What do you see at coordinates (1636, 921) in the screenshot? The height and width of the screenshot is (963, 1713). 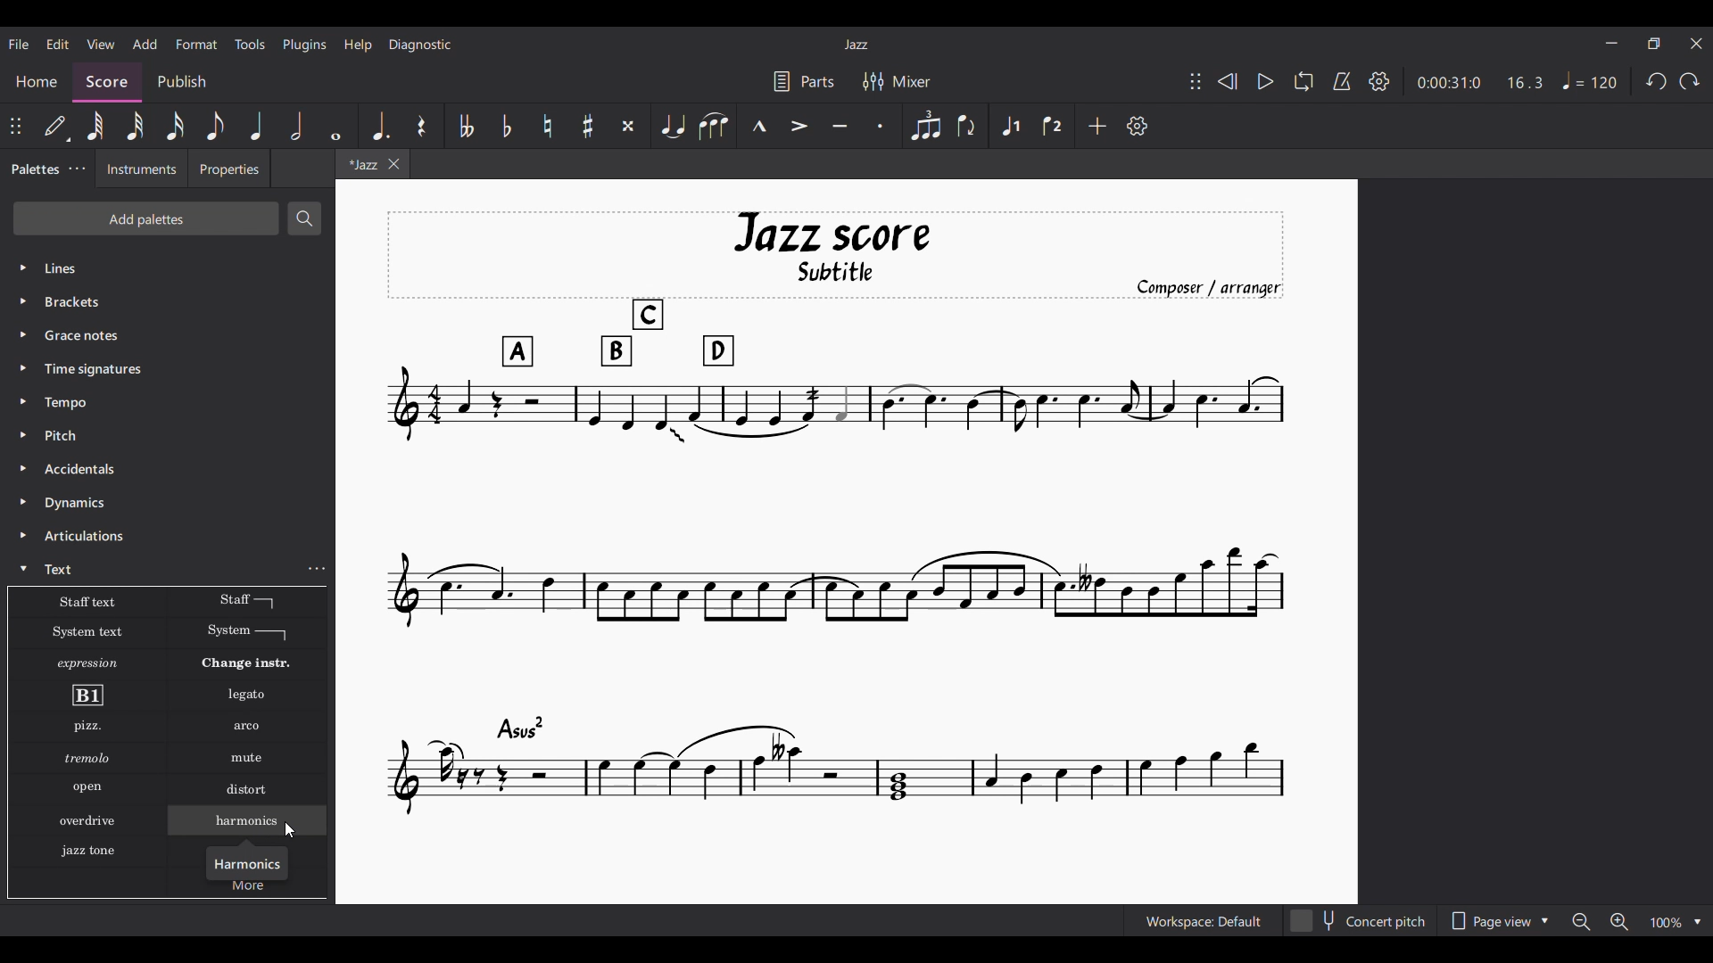 I see `Zoom options` at bounding box center [1636, 921].